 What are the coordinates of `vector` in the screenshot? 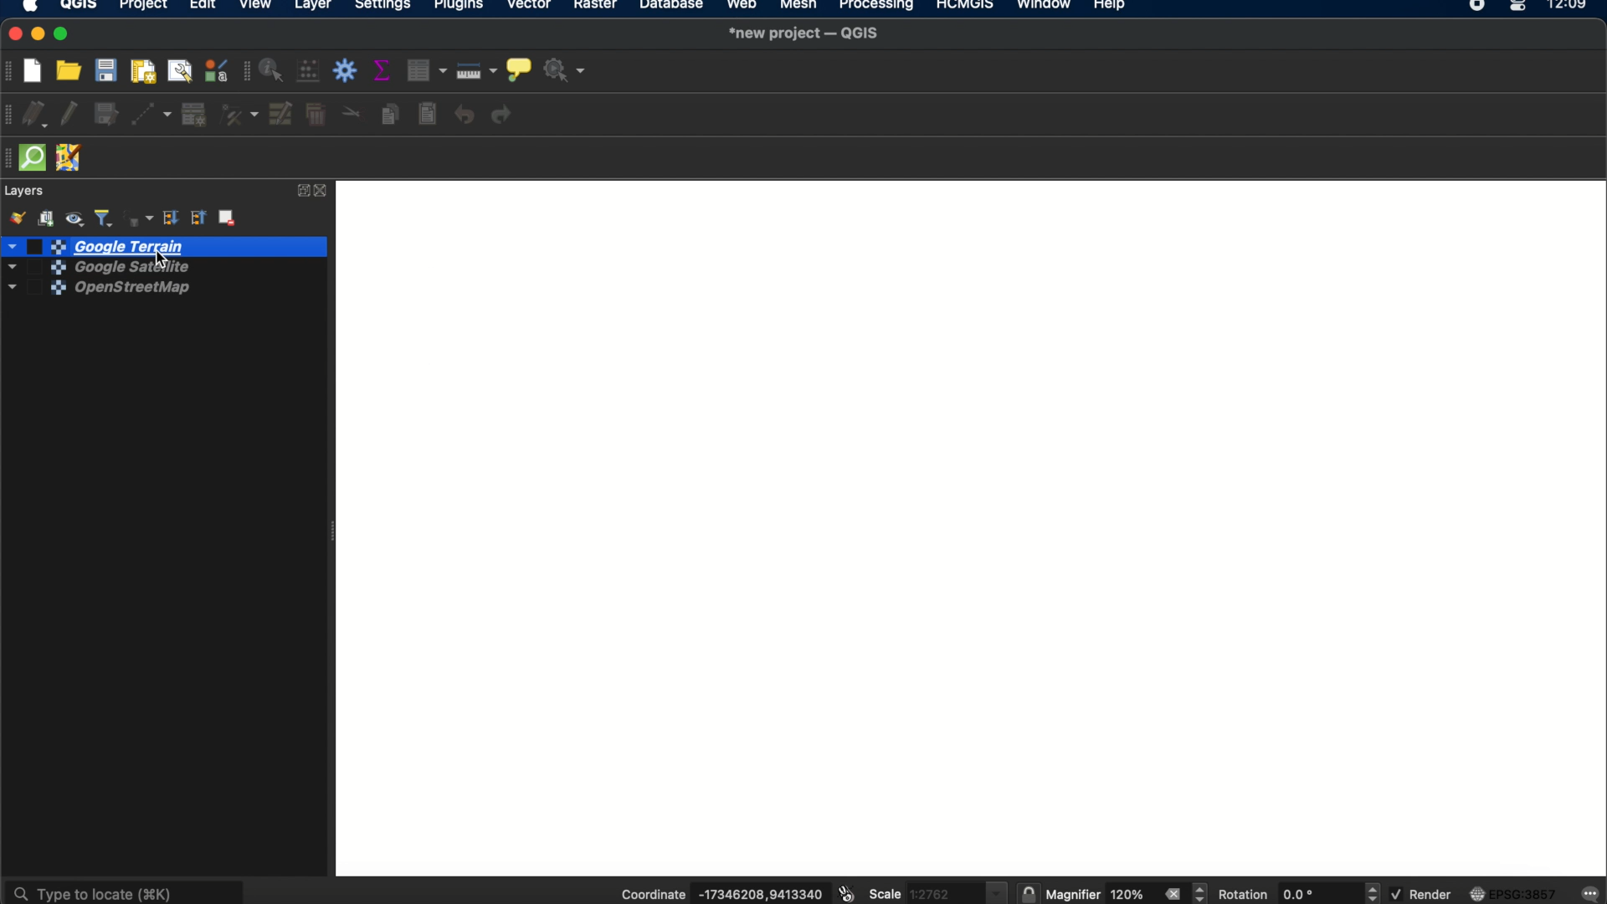 It's located at (531, 8).